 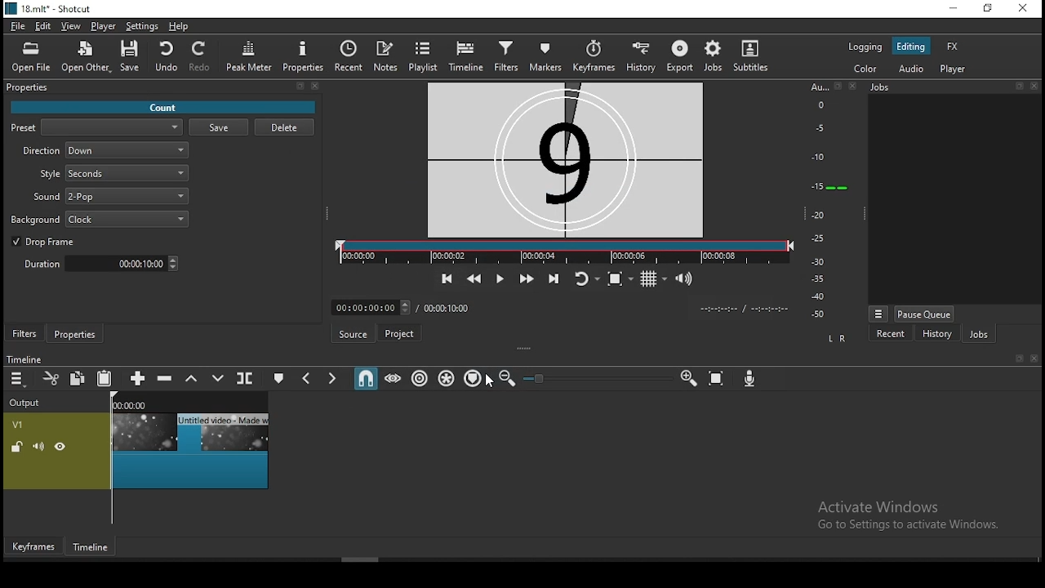 What do you see at coordinates (865, 70) in the screenshot?
I see `color` at bounding box center [865, 70].